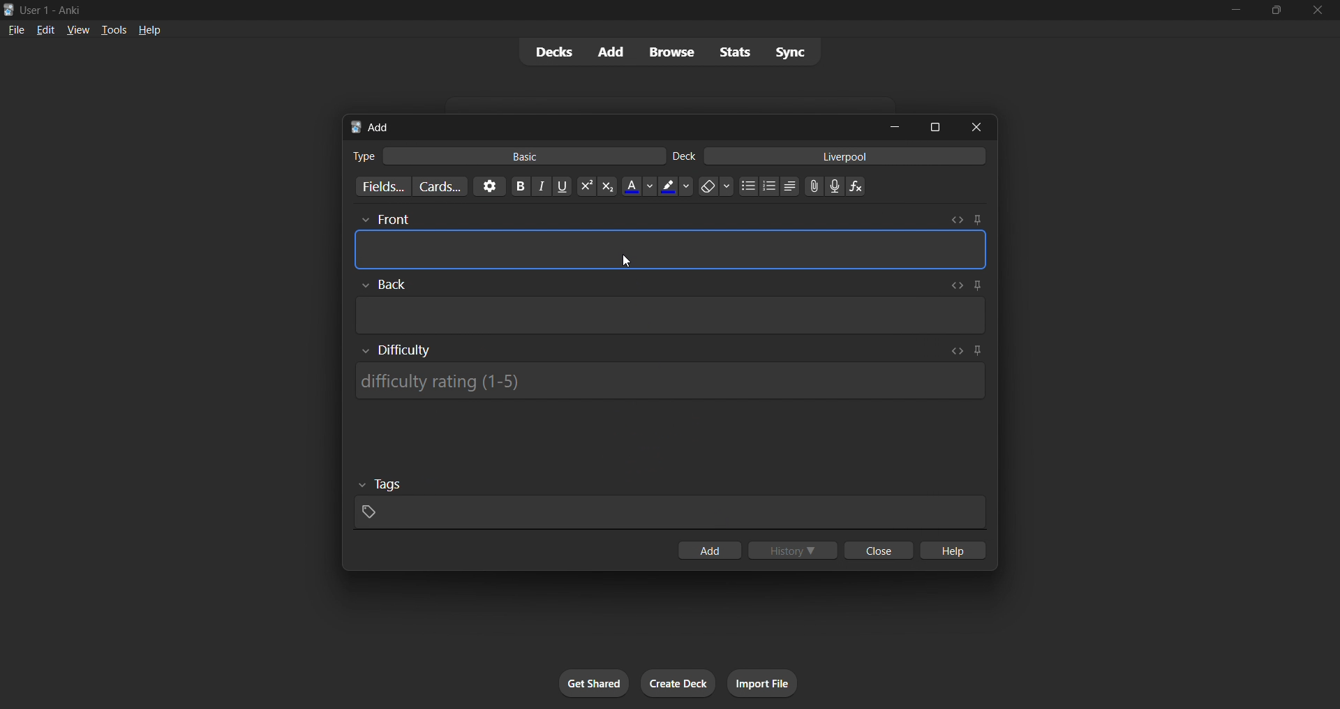 The height and width of the screenshot is (709, 1340). I want to click on Difficulty rating input box, so click(669, 381).